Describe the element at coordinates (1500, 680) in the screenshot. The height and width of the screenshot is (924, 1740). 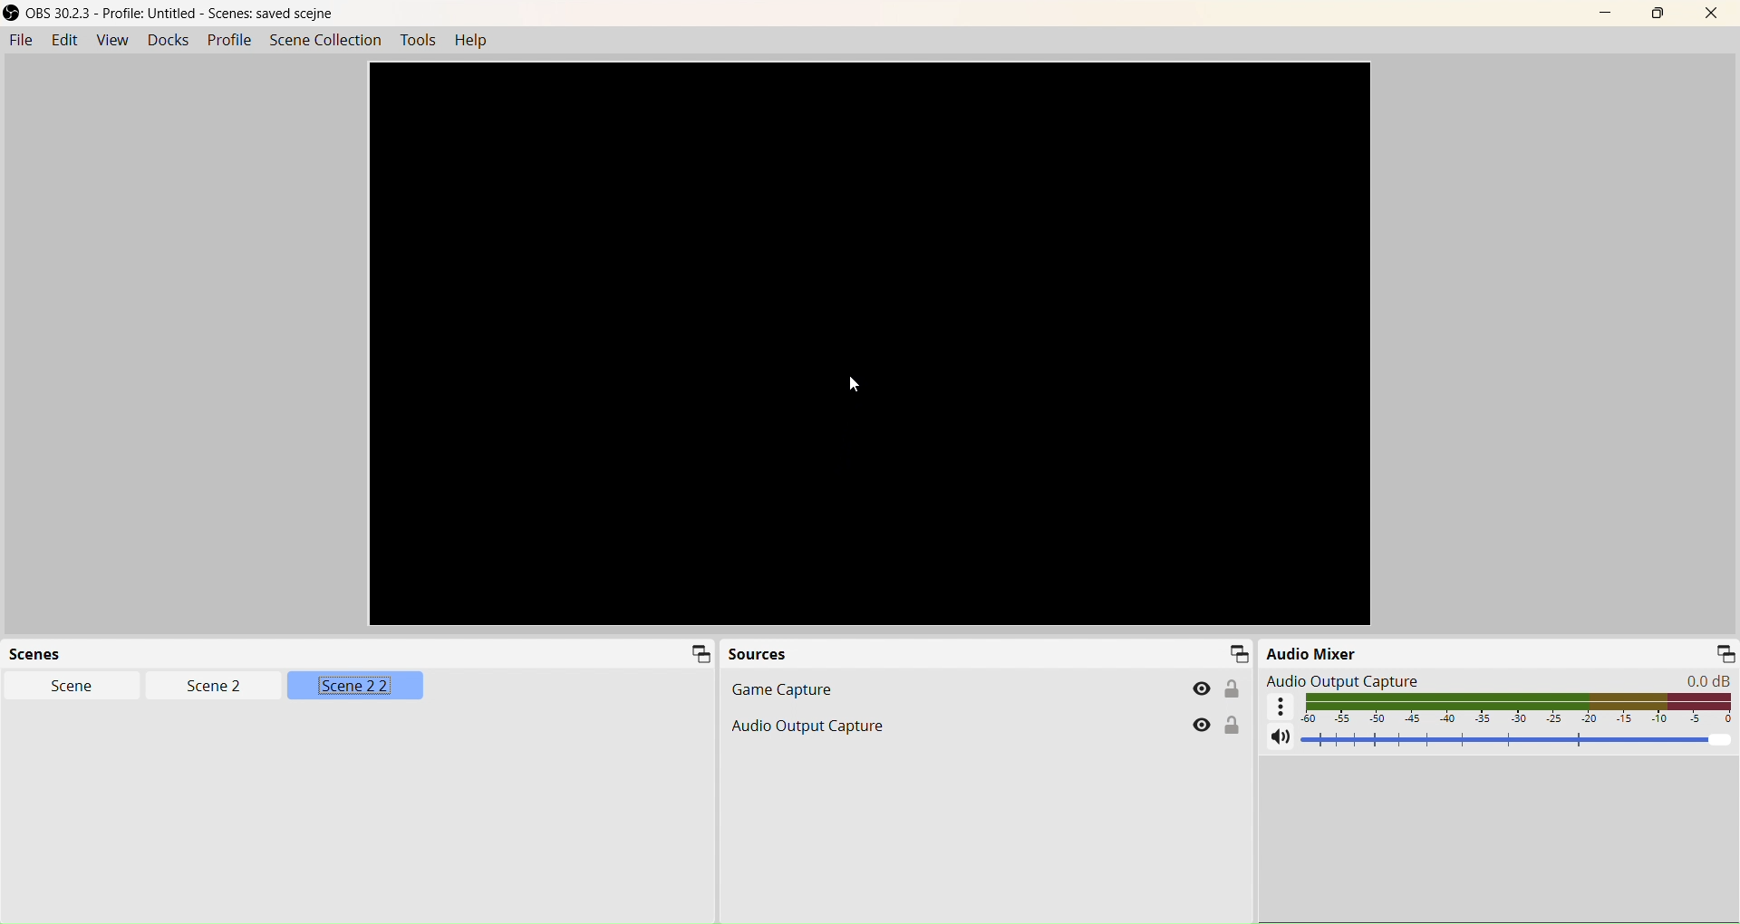
I see `Audio Output Capture` at that location.